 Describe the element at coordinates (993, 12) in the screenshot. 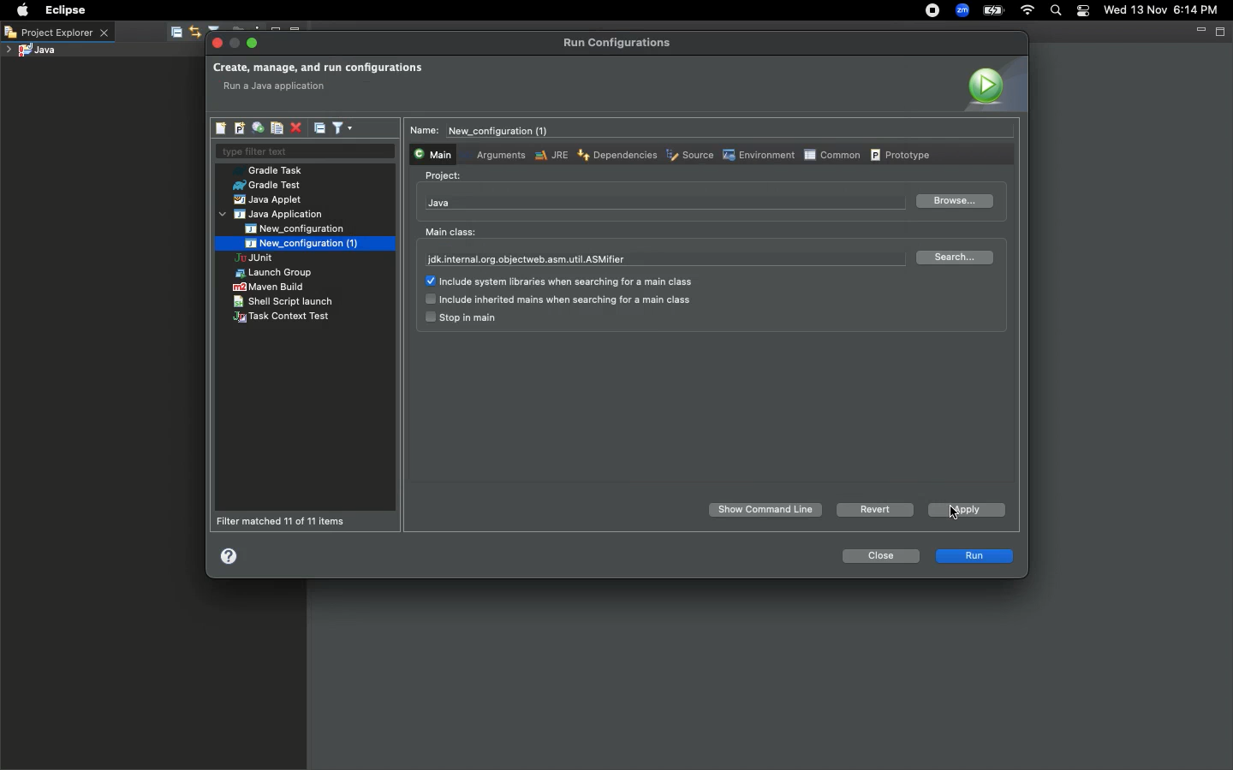

I see `Charge` at that location.